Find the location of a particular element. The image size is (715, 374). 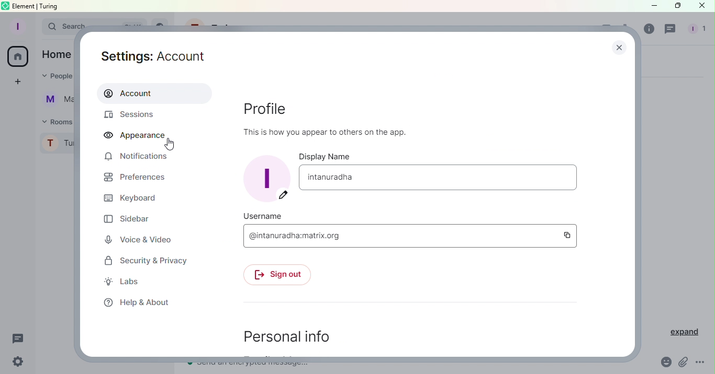

Threads is located at coordinates (18, 337).